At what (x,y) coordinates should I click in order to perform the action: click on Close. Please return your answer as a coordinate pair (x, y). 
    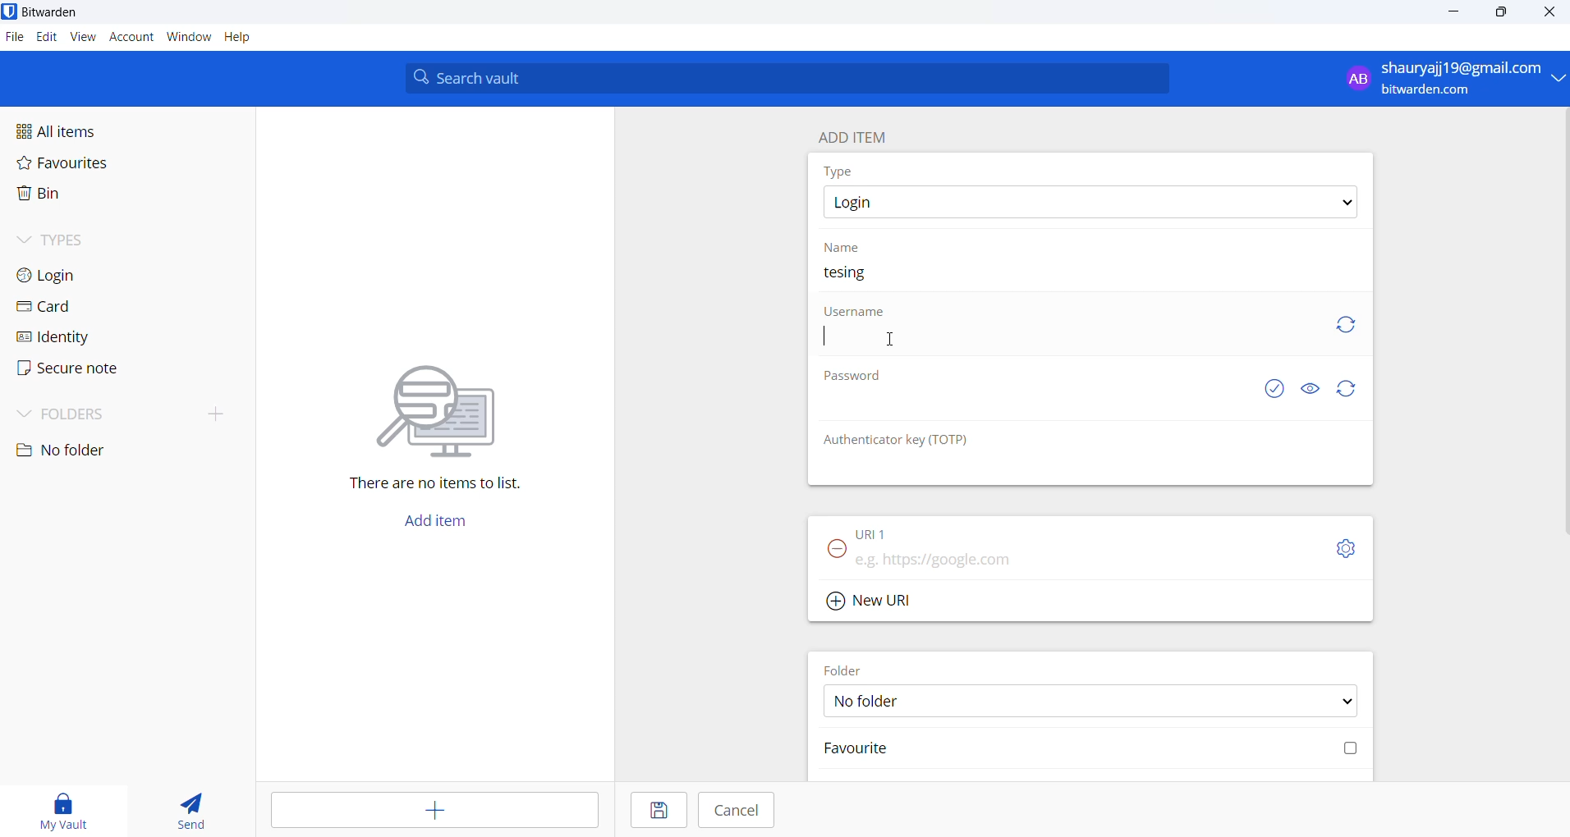
    Looking at the image, I should click on (1551, 15).